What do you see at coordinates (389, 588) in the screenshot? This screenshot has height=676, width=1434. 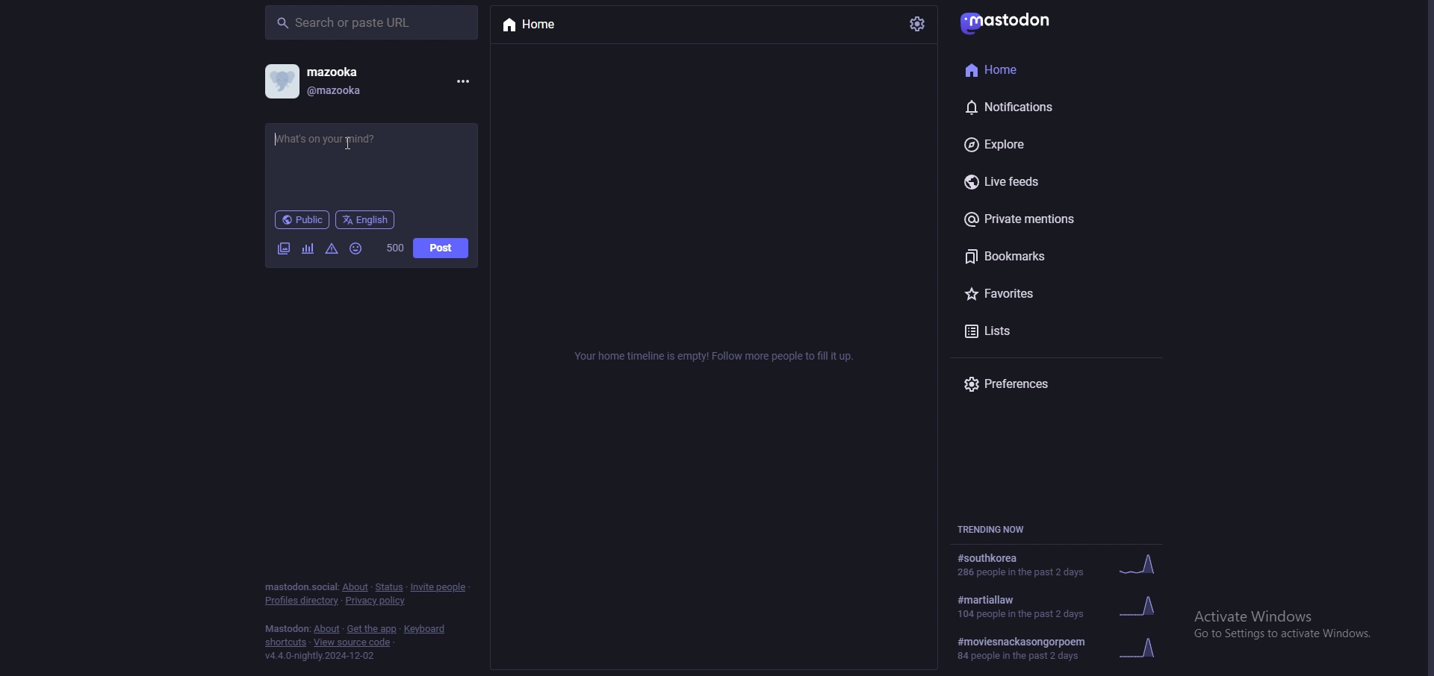 I see `status` at bounding box center [389, 588].